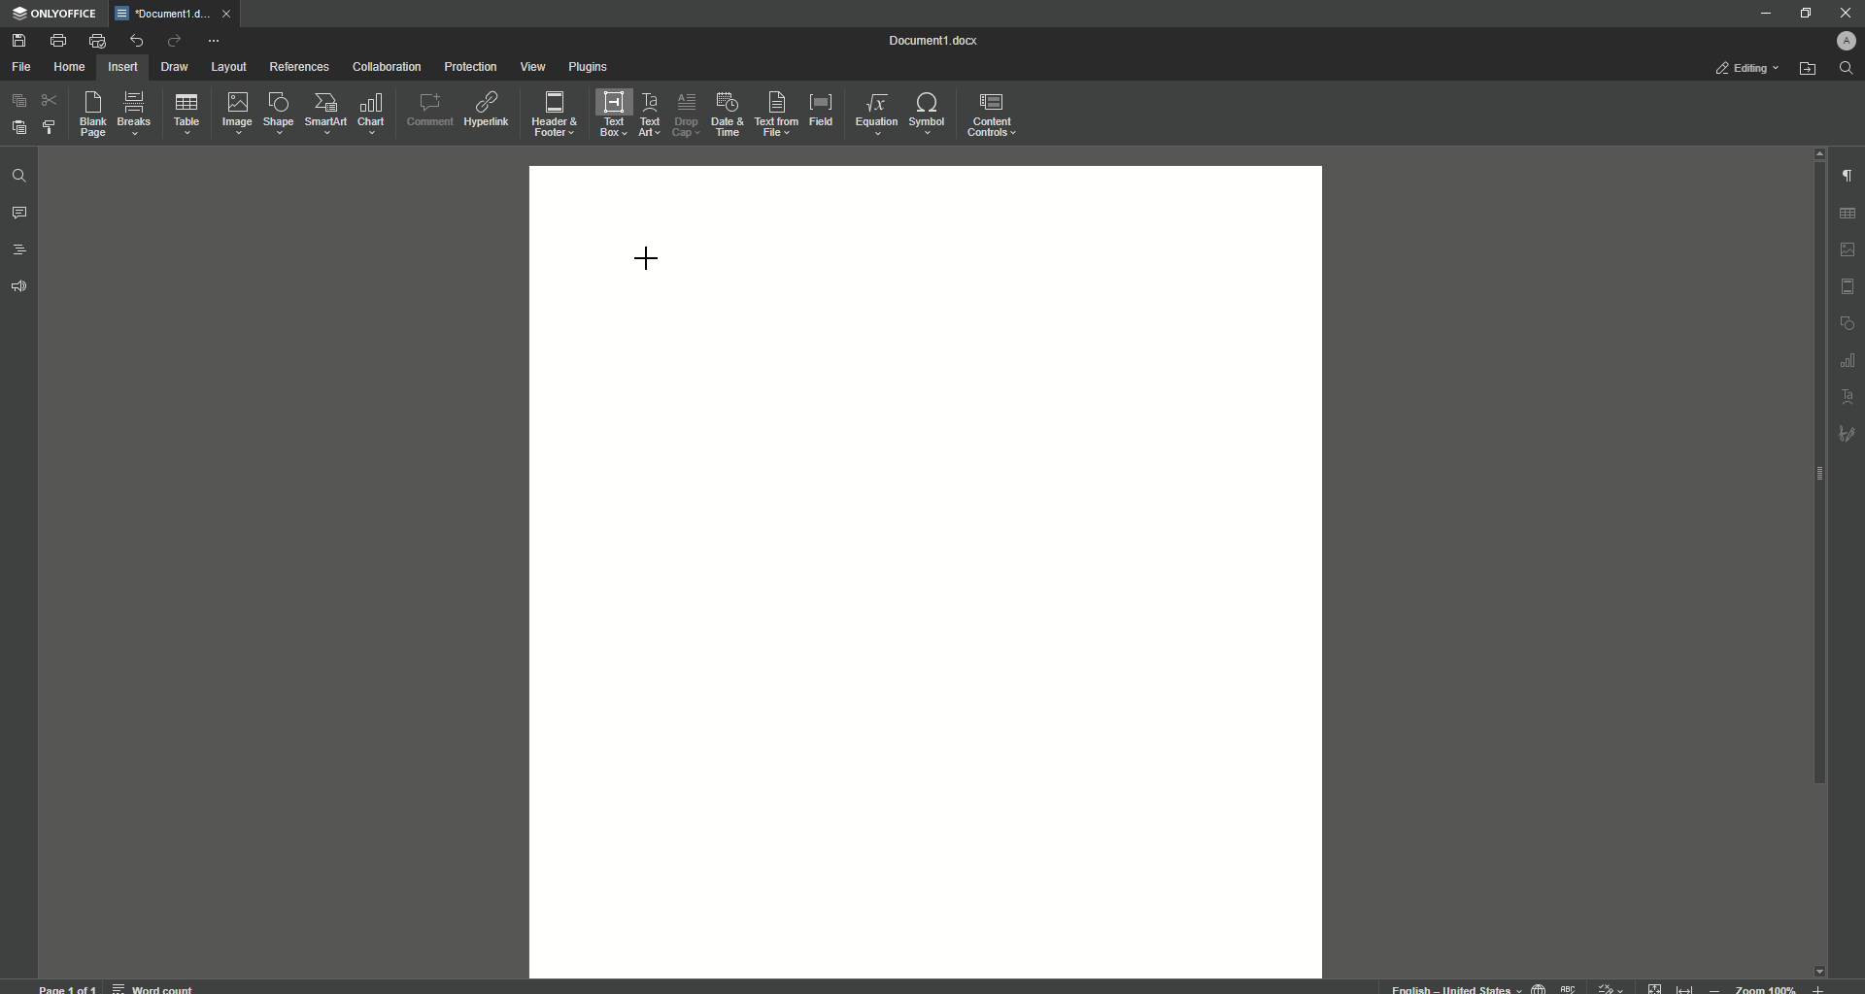 This screenshot has width=1865, height=994. I want to click on Chart, so click(372, 114).